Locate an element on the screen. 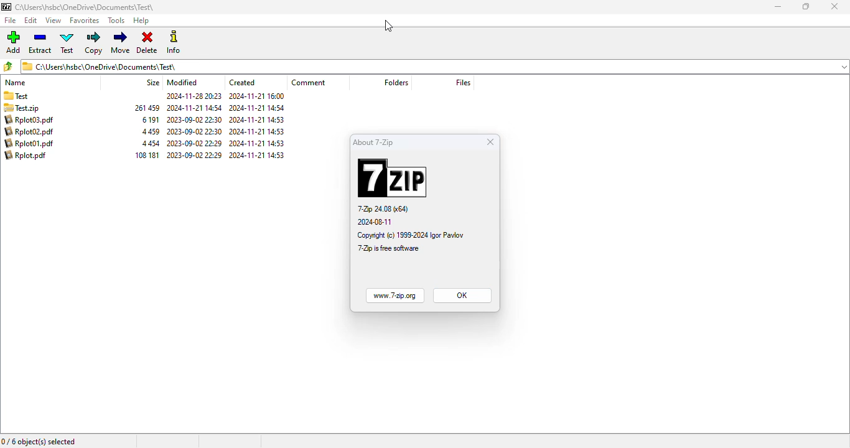 The height and width of the screenshot is (448, 850). close is located at coordinates (834, 6).